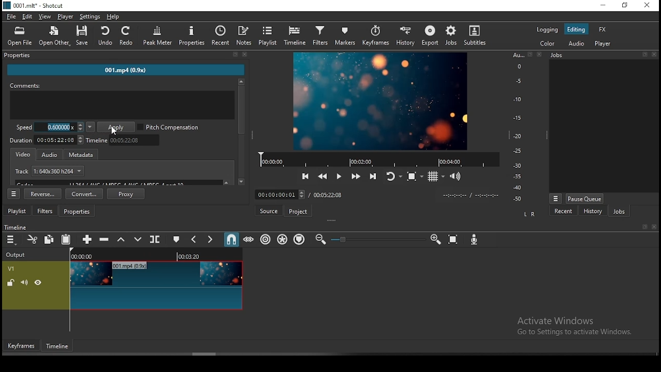 The width and height of the screenshot is (661, 372). I want to click on output, so click(20, 255).